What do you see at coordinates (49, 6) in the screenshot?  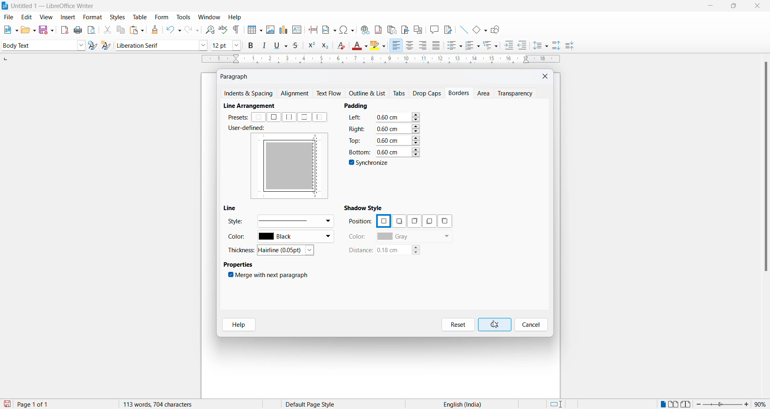 I see `file title` at bounding box center [49, 6].